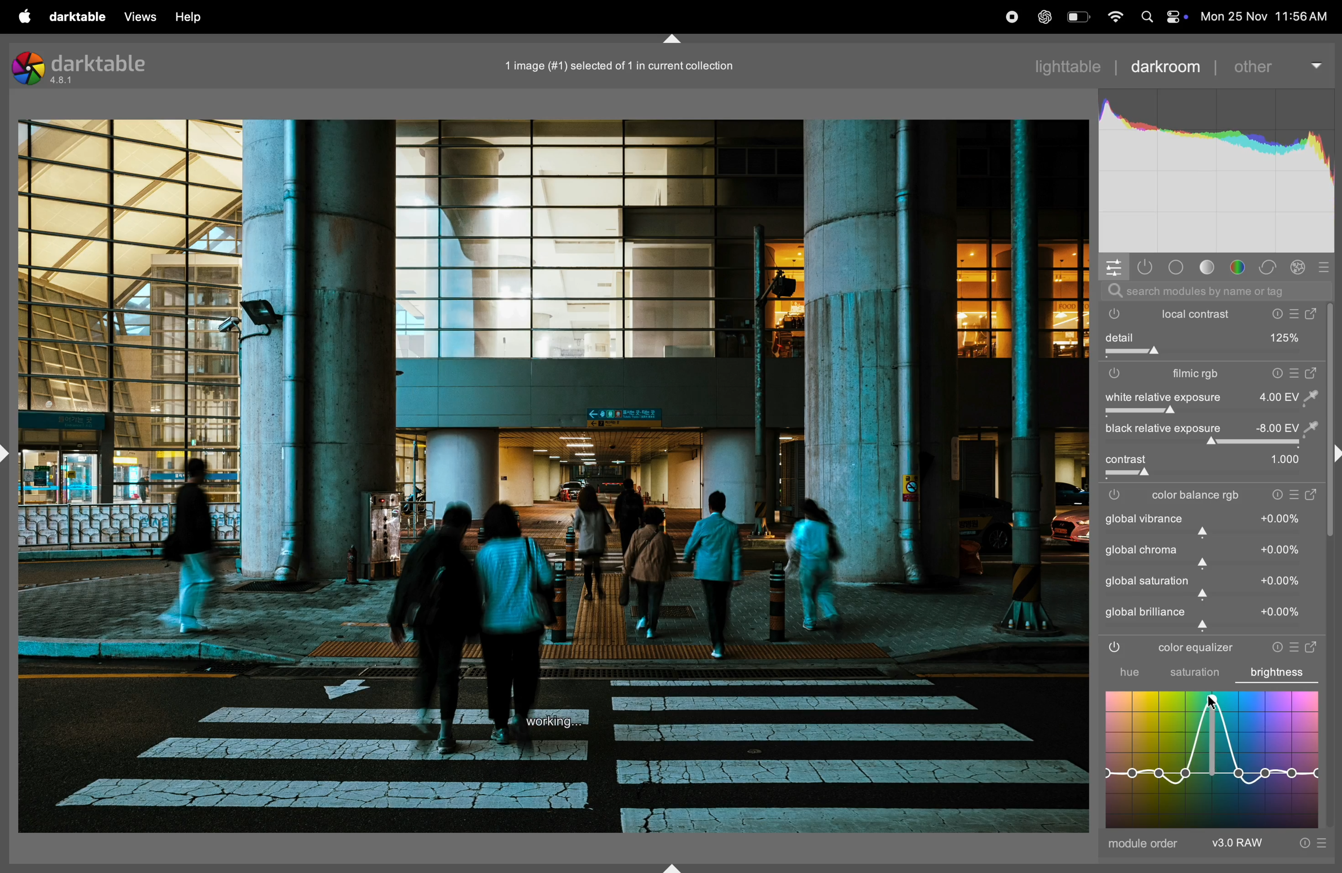 This screenshot has height=873, width=1342. I want to click on toggle, so click(1127, 460).